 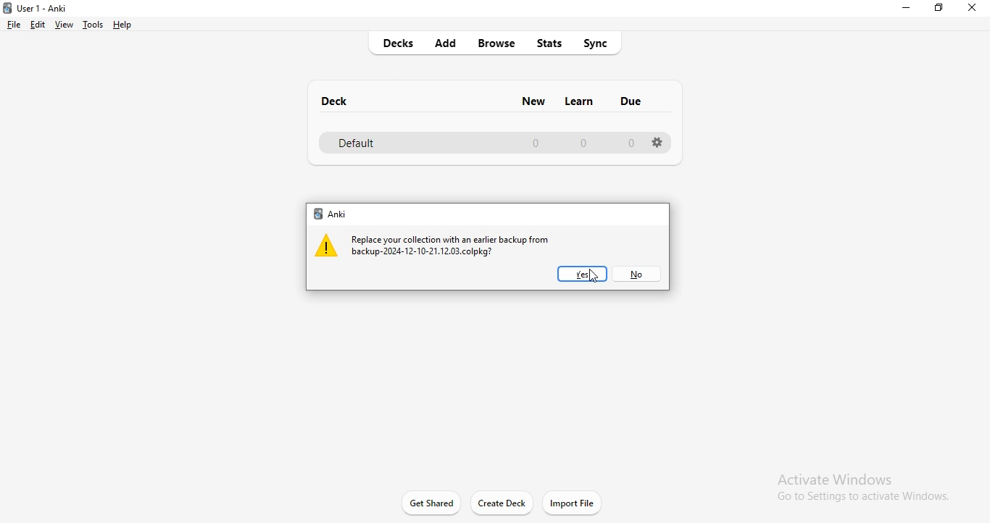 I want to click on Cursor, so click(x=591, y=275).